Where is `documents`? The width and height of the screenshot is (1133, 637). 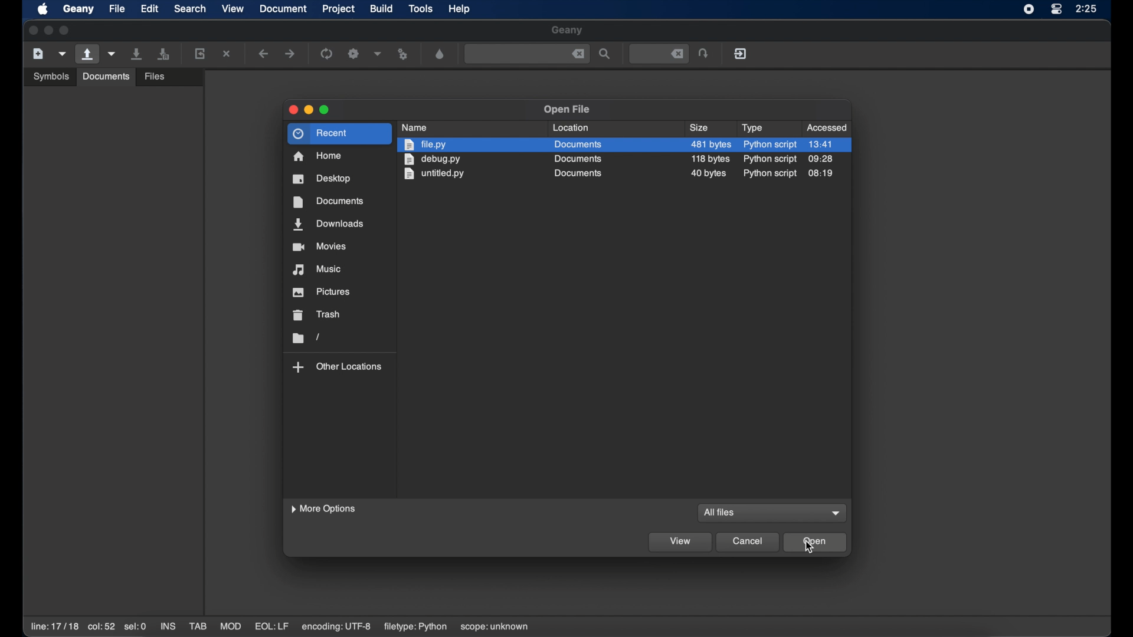
documents is located at coordinates (578, 159).